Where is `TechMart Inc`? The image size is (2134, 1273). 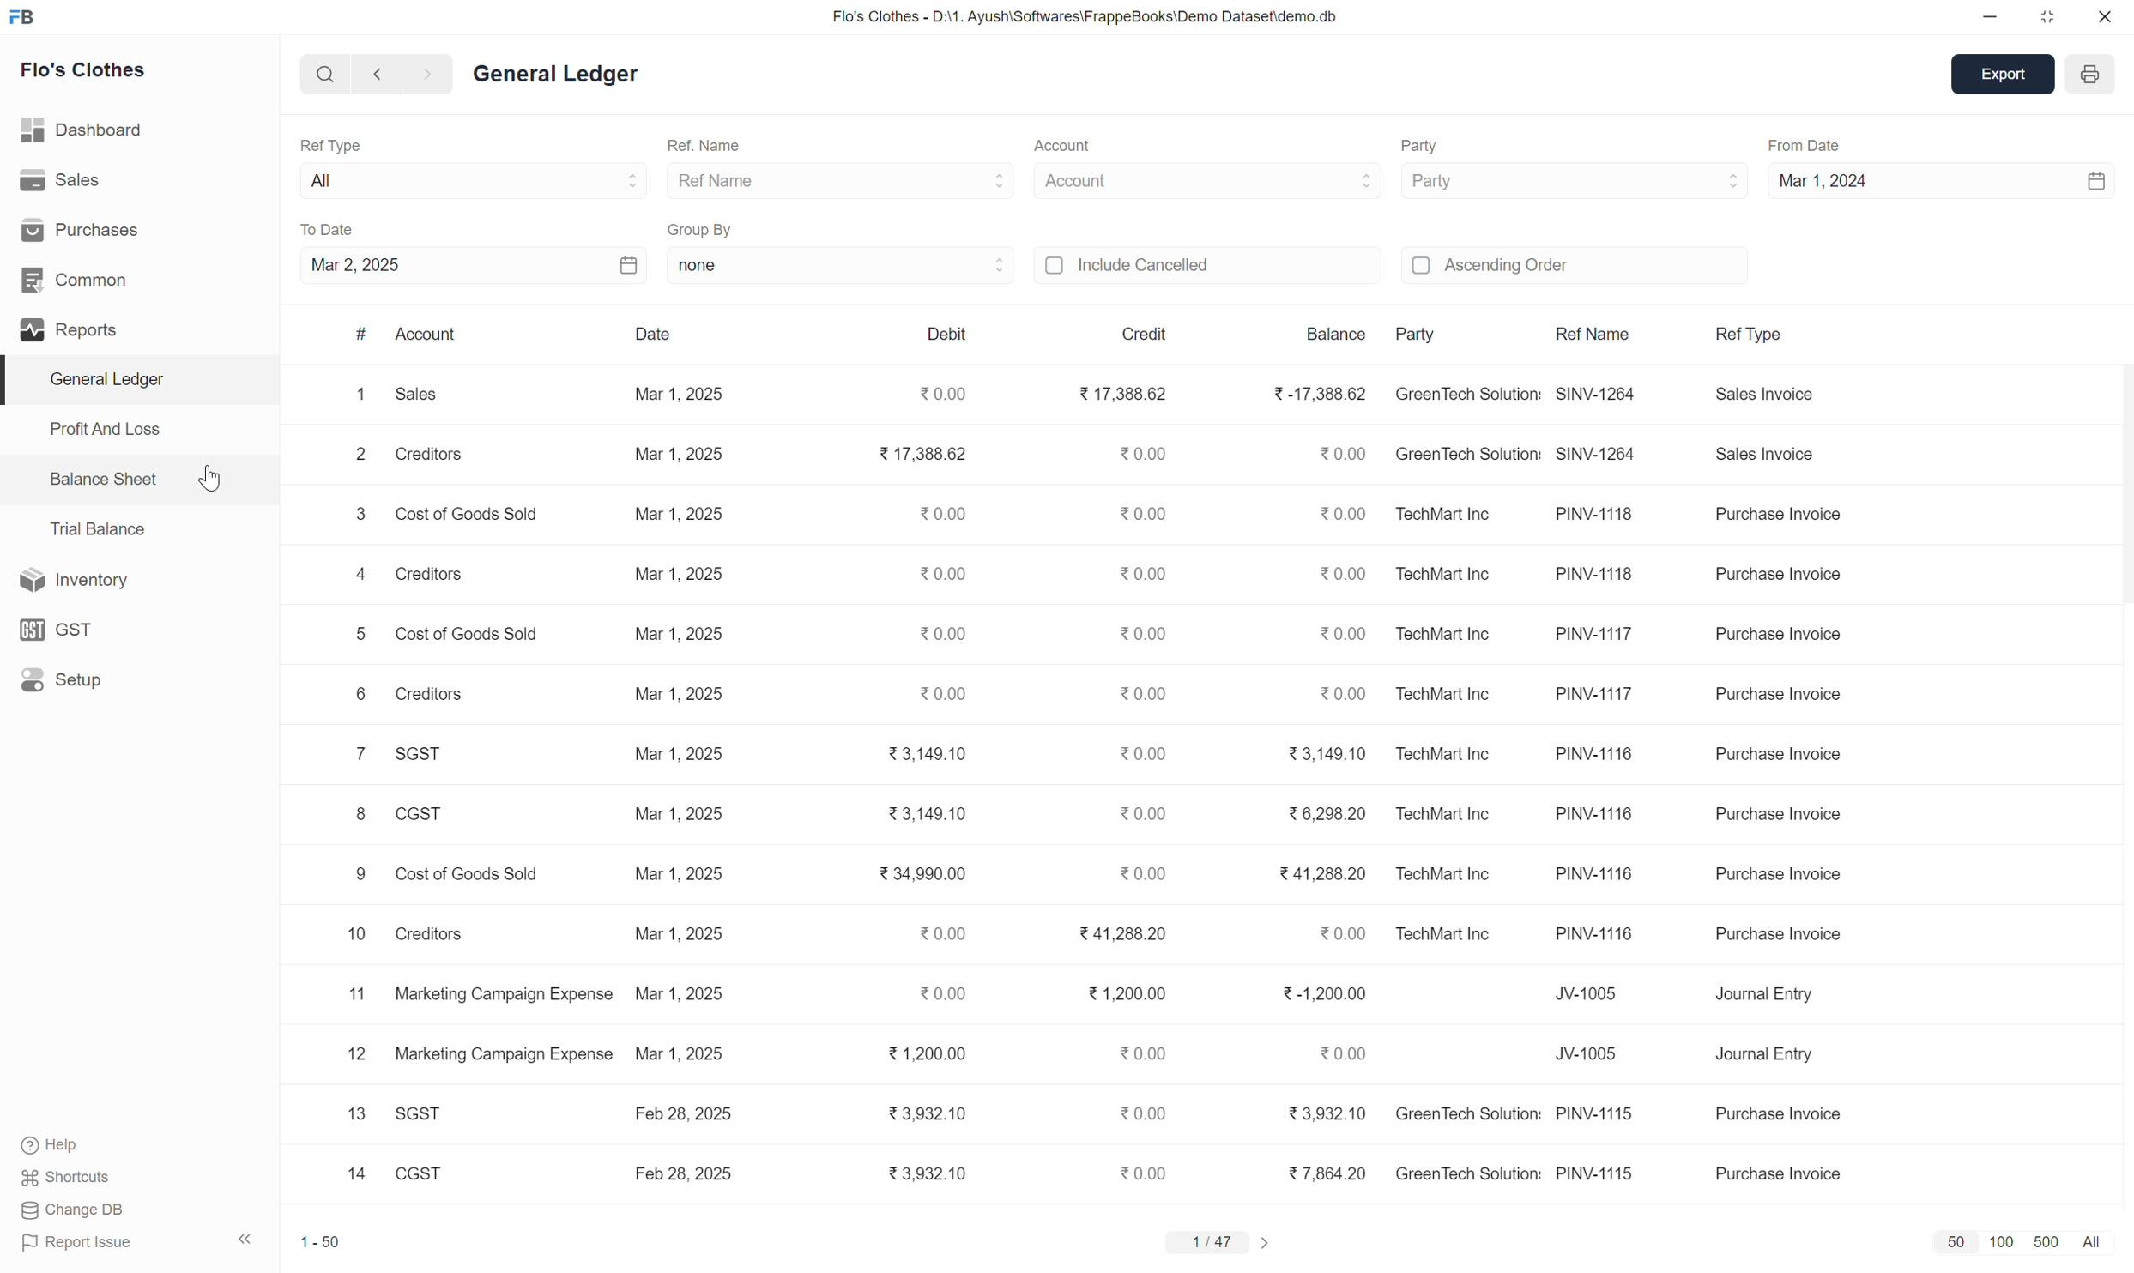 TechMart Inc is located at coordinates (1447, 931).